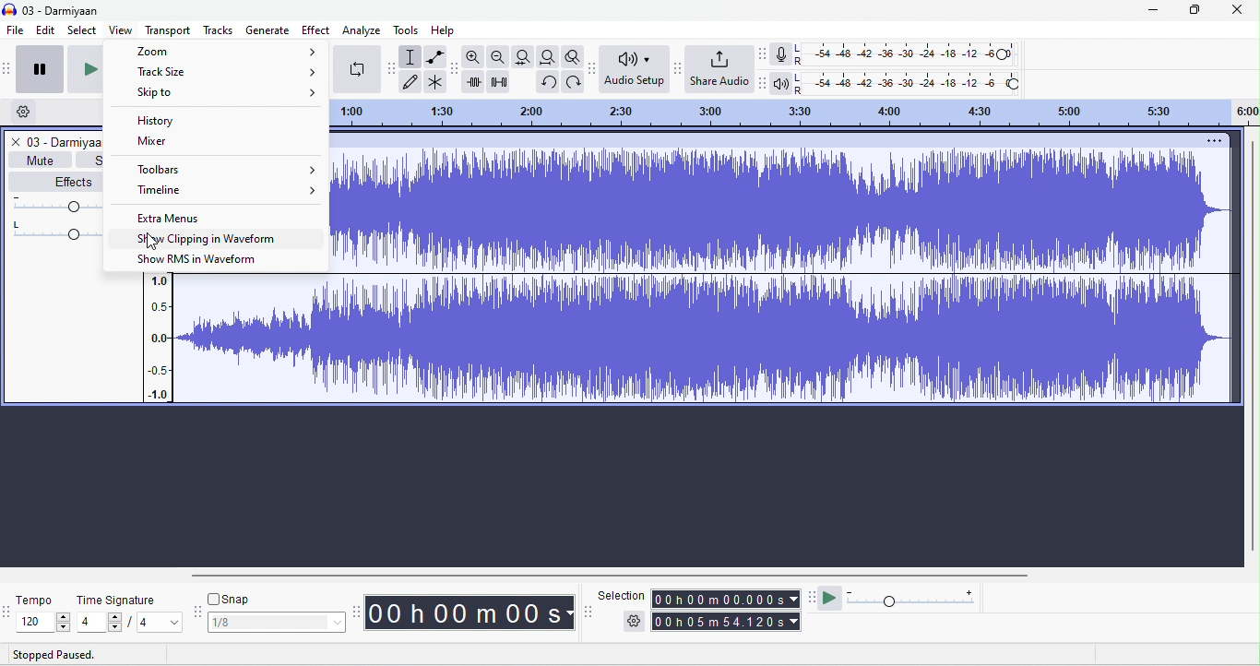  Describe the element at coordinates (923, 86) in the screenshot. I see `playback level` at that location.